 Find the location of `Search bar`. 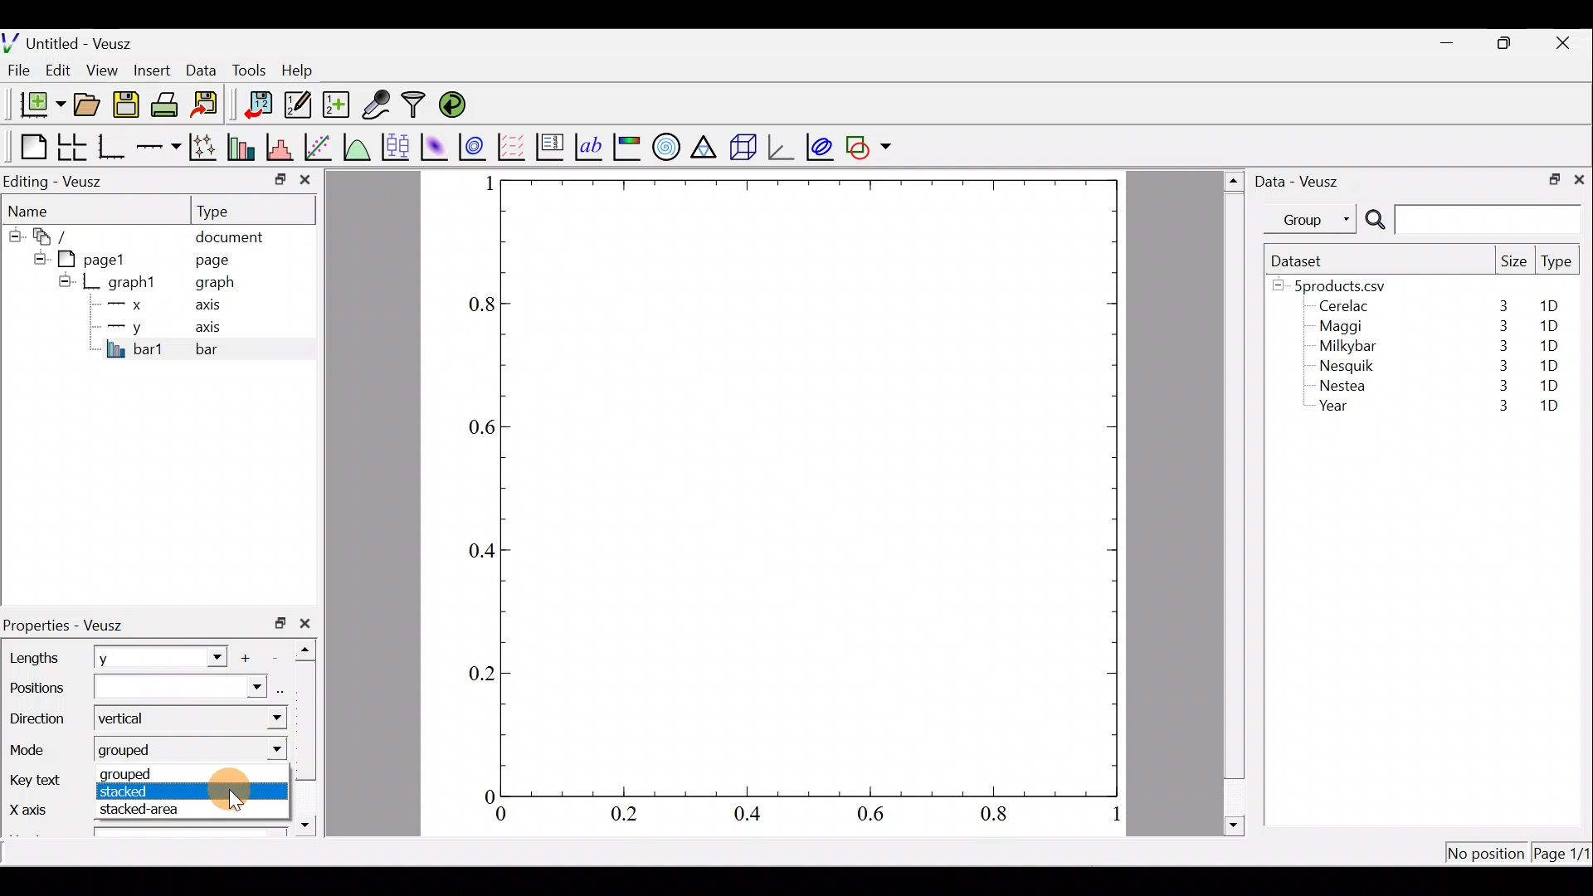

Search bar is located at coordinates (1470, 220).